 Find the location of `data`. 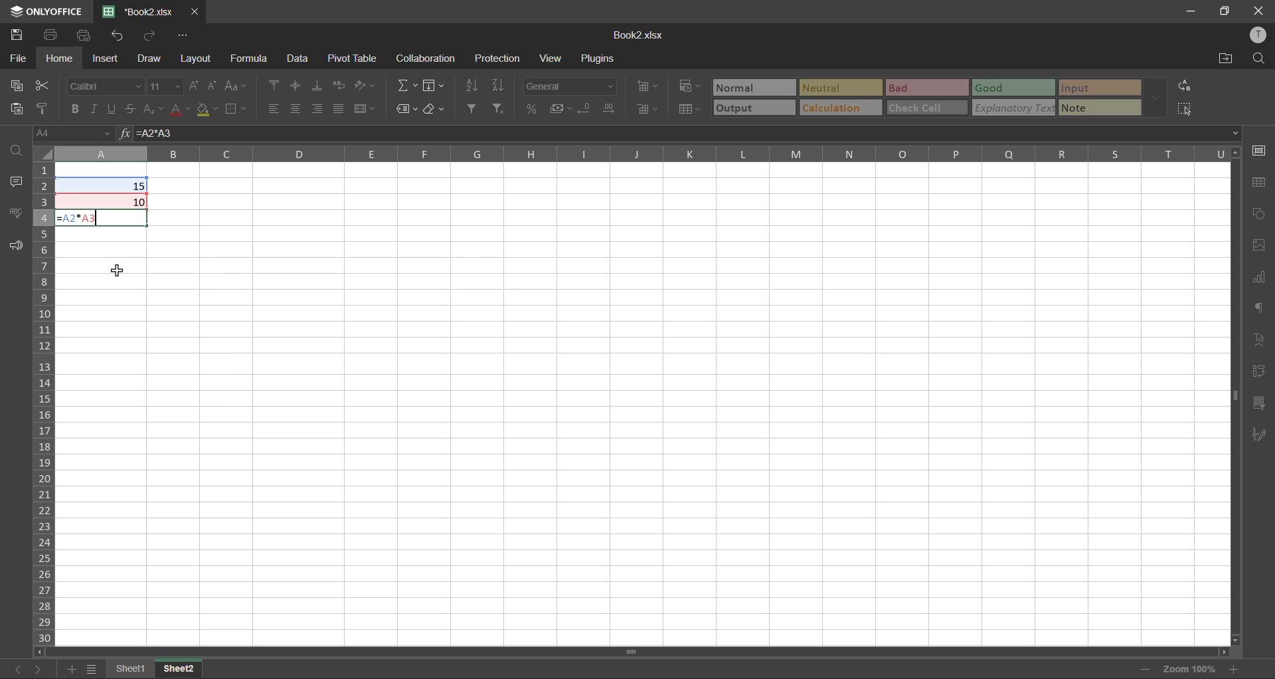

data is located at coordinates (296, 58).